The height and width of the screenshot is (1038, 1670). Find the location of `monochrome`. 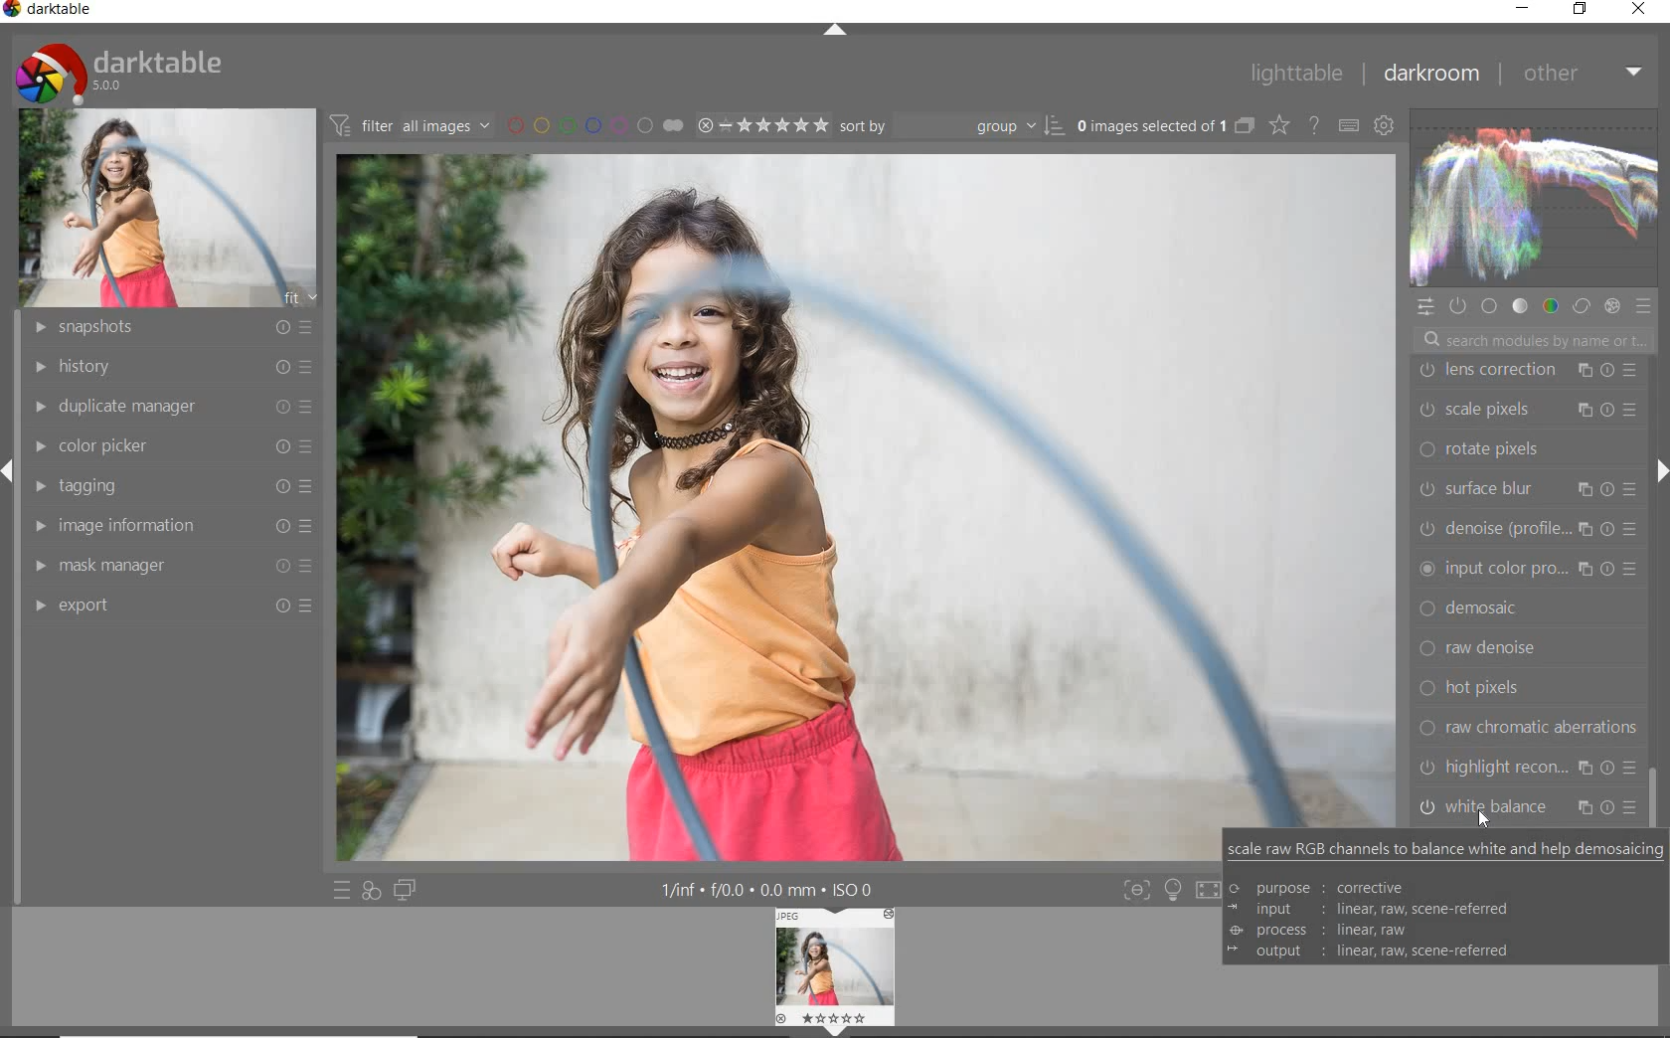

monochrome is located at coordinates (1532, 734).